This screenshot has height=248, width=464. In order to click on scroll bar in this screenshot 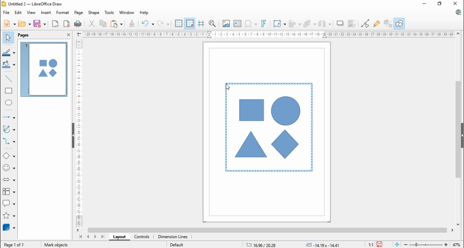, I will do `click(267, 230)`.